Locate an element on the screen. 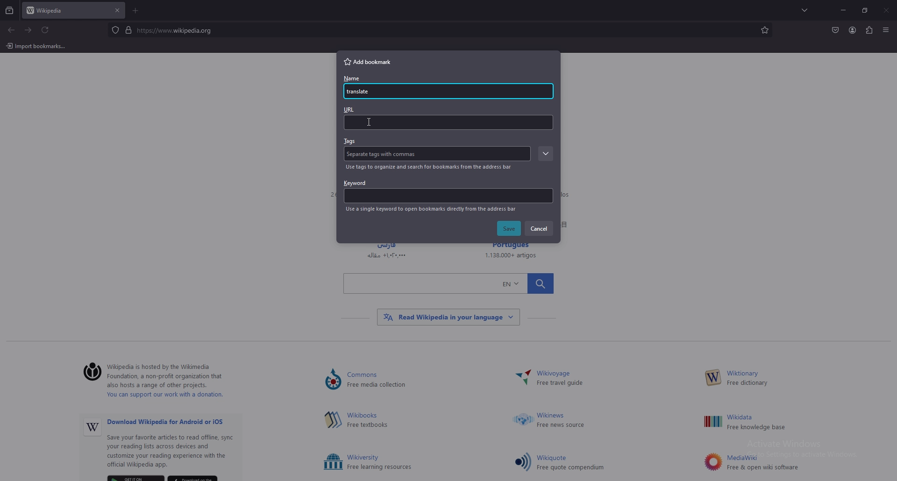 The image size is (897, 481). refresh is located at coordinates (45, 30).